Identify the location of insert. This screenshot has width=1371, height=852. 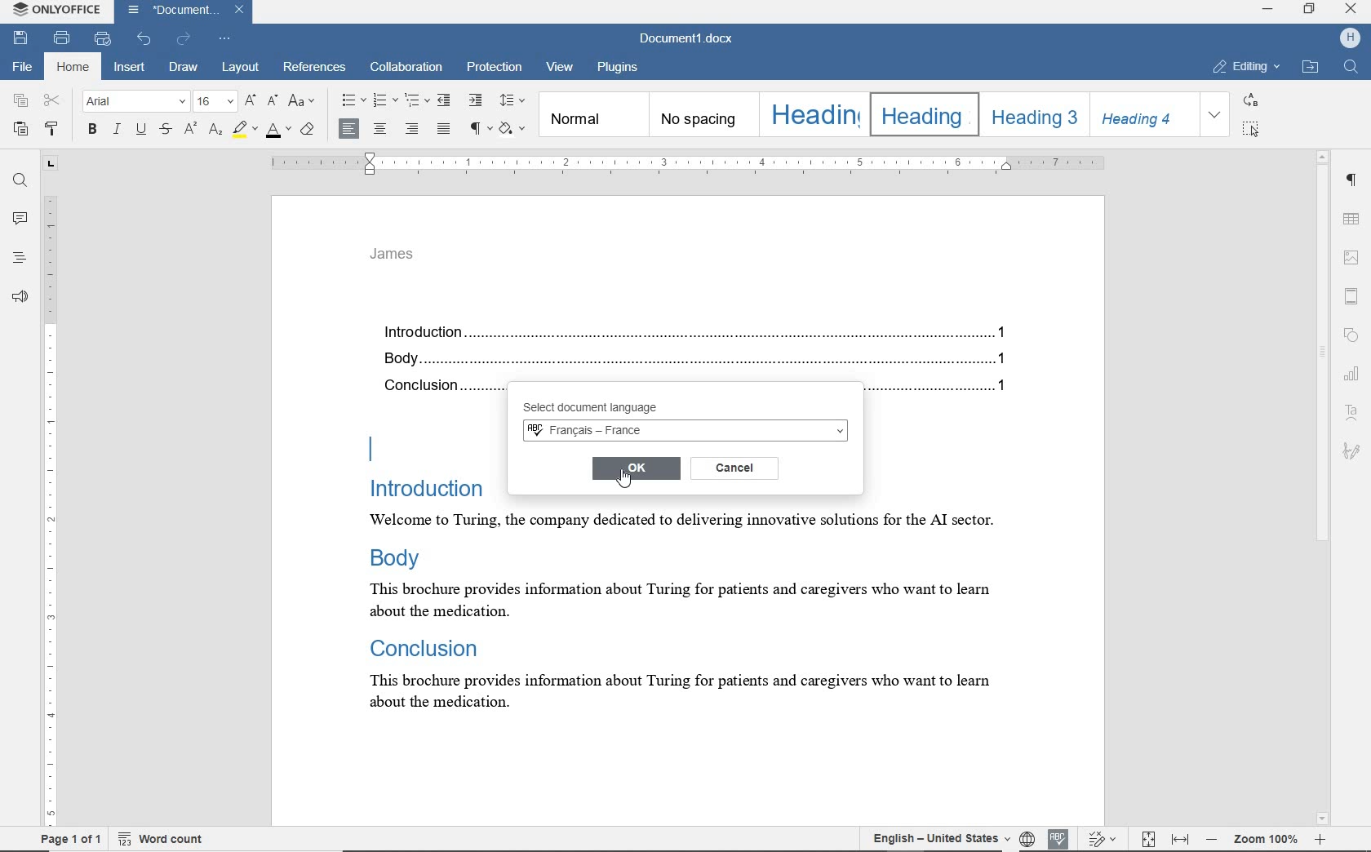
(128, 68).